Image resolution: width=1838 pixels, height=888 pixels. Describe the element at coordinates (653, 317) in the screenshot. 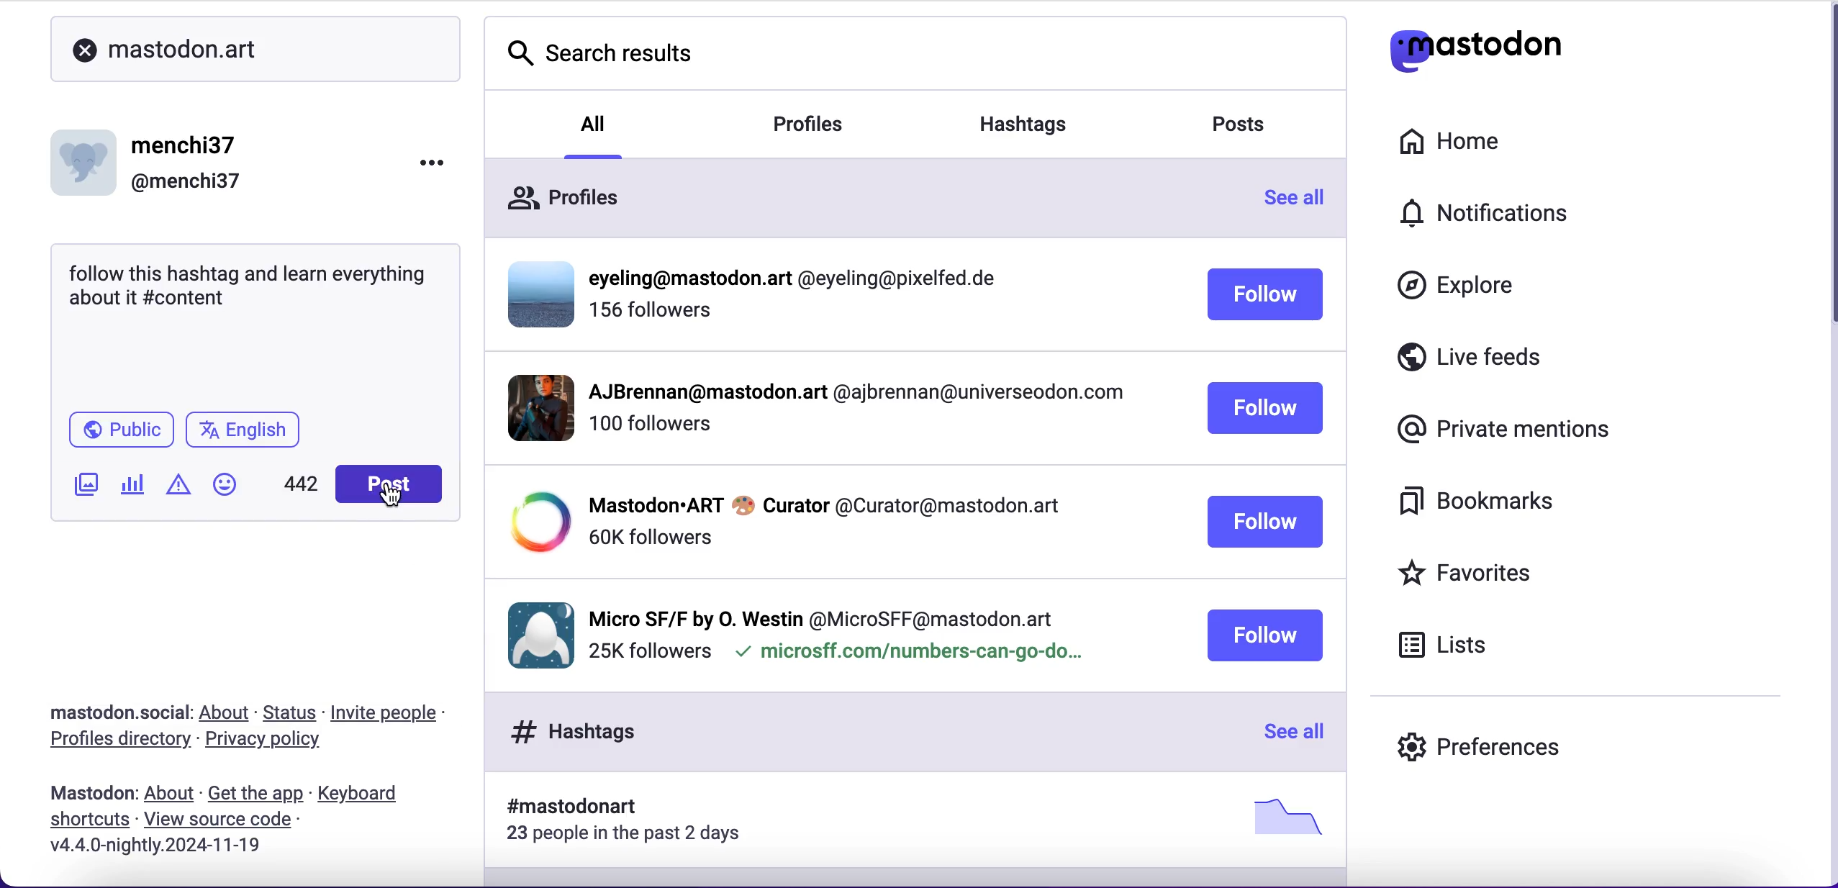

I see `followers` at that location.